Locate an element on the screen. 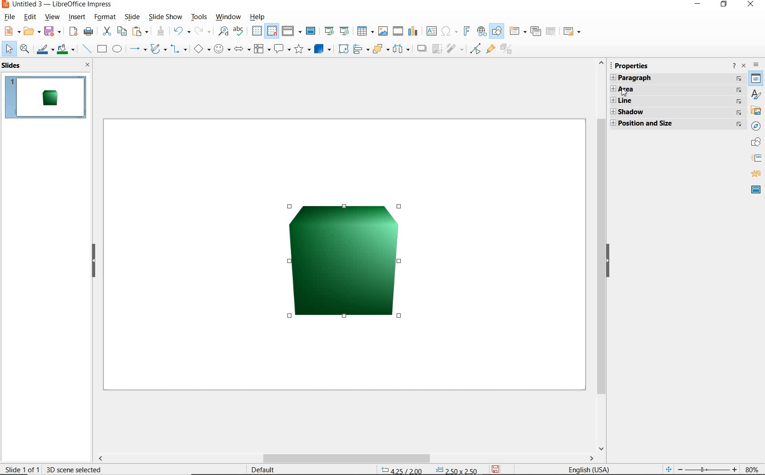  TOGGLE POINT EDIT MODE is located at coordinates (475, 49).